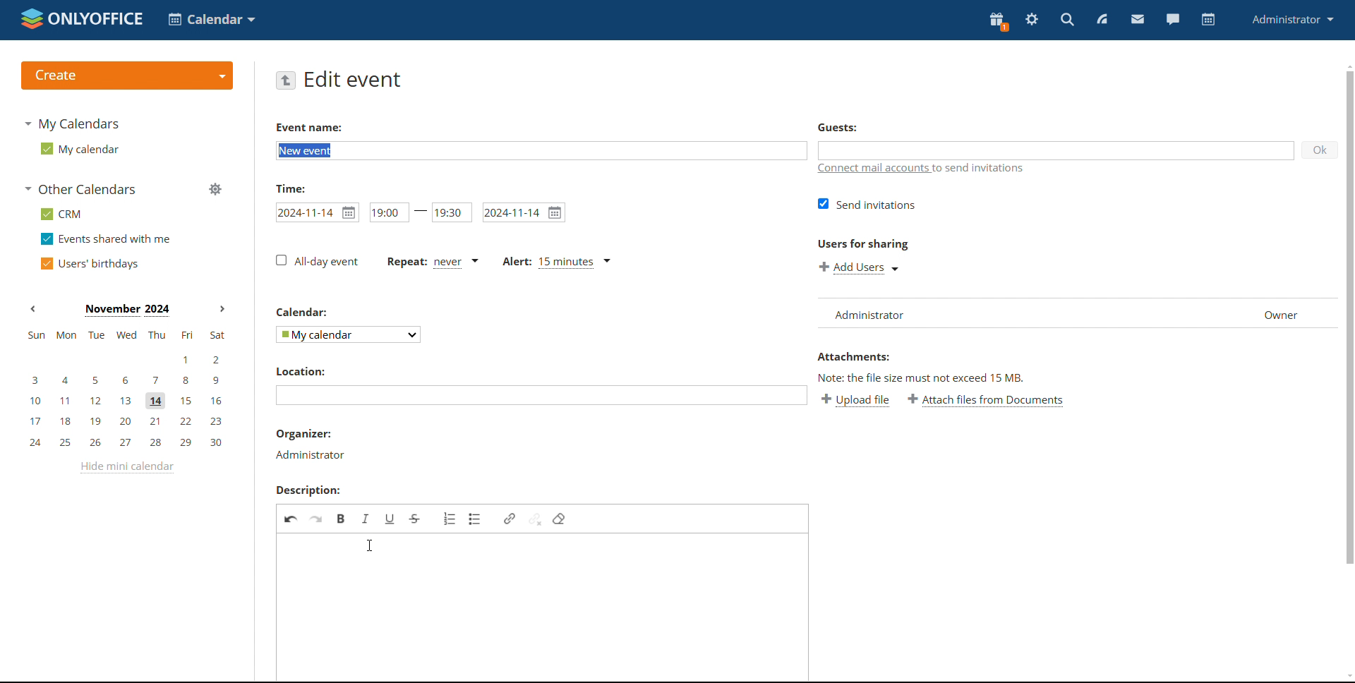 The width and height of the screenshot is (1355, 683). I want to click on my calendars, so click(70, 123).